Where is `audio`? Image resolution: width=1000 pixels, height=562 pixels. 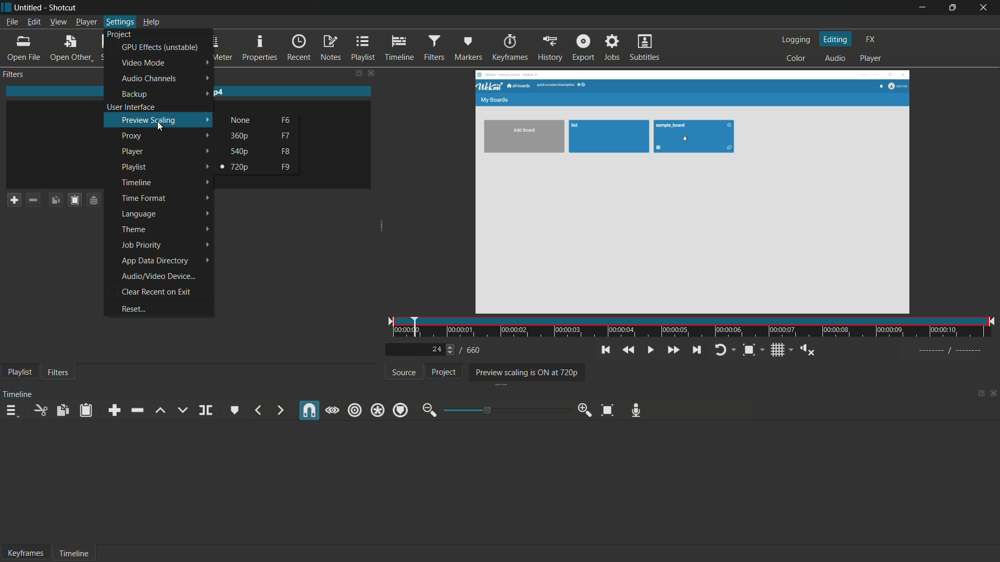 audio is located at coordinates (835, 59).